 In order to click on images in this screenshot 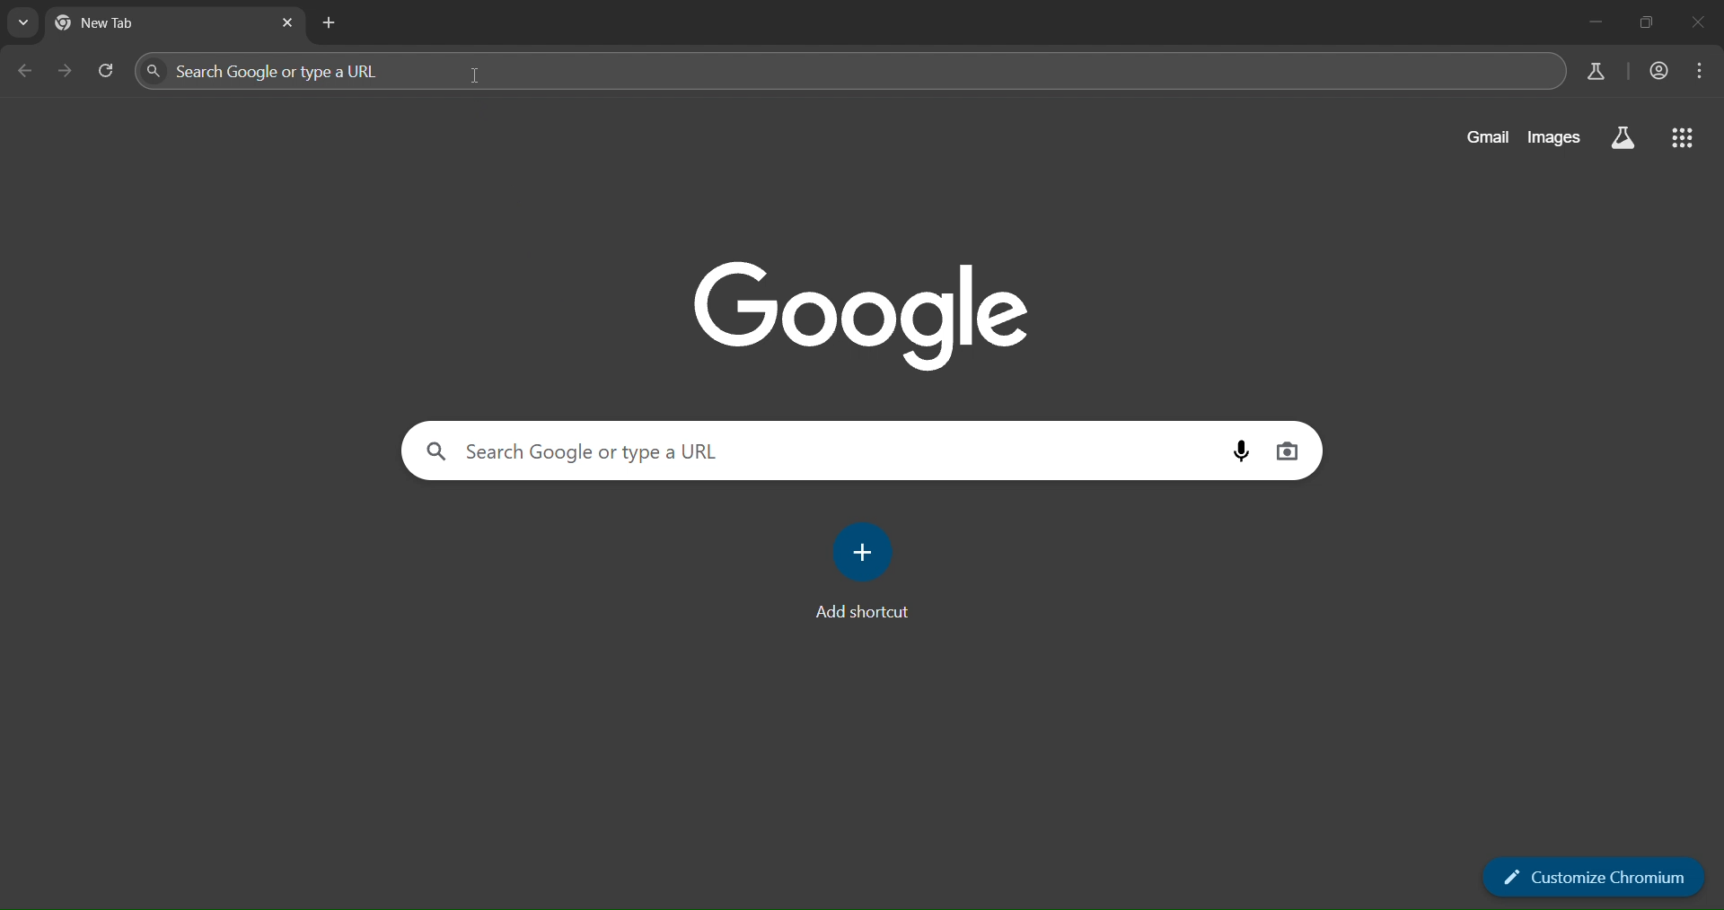, I will do `click(1552, 137)`.